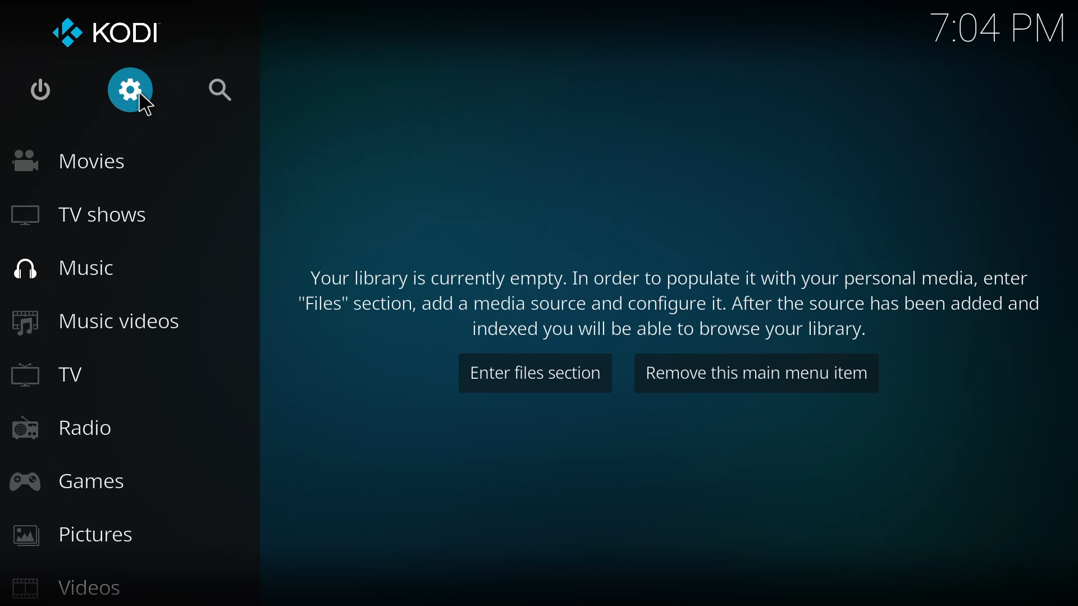 The width and height of the screenshot is (1078, 606). Describe the element at coordinates (39, 94) in the screenshot. I see `power` at that location.